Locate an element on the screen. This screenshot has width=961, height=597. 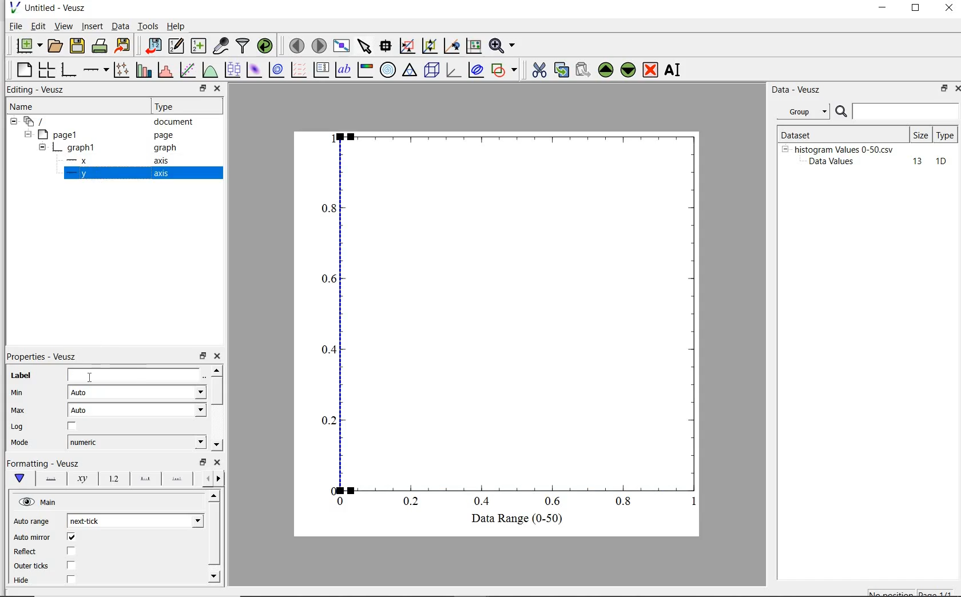
plot a function is located at coordinates (209, 70).